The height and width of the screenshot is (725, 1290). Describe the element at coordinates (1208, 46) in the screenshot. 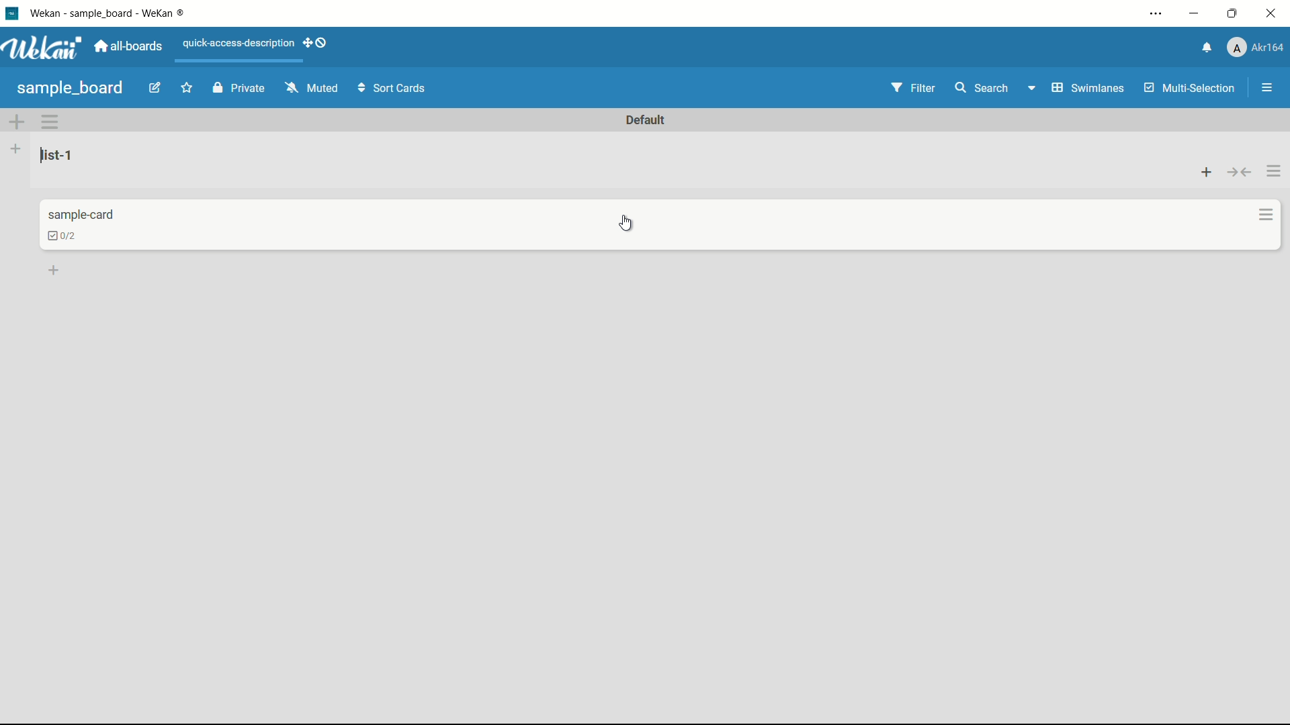

I see `notifications` at that location.